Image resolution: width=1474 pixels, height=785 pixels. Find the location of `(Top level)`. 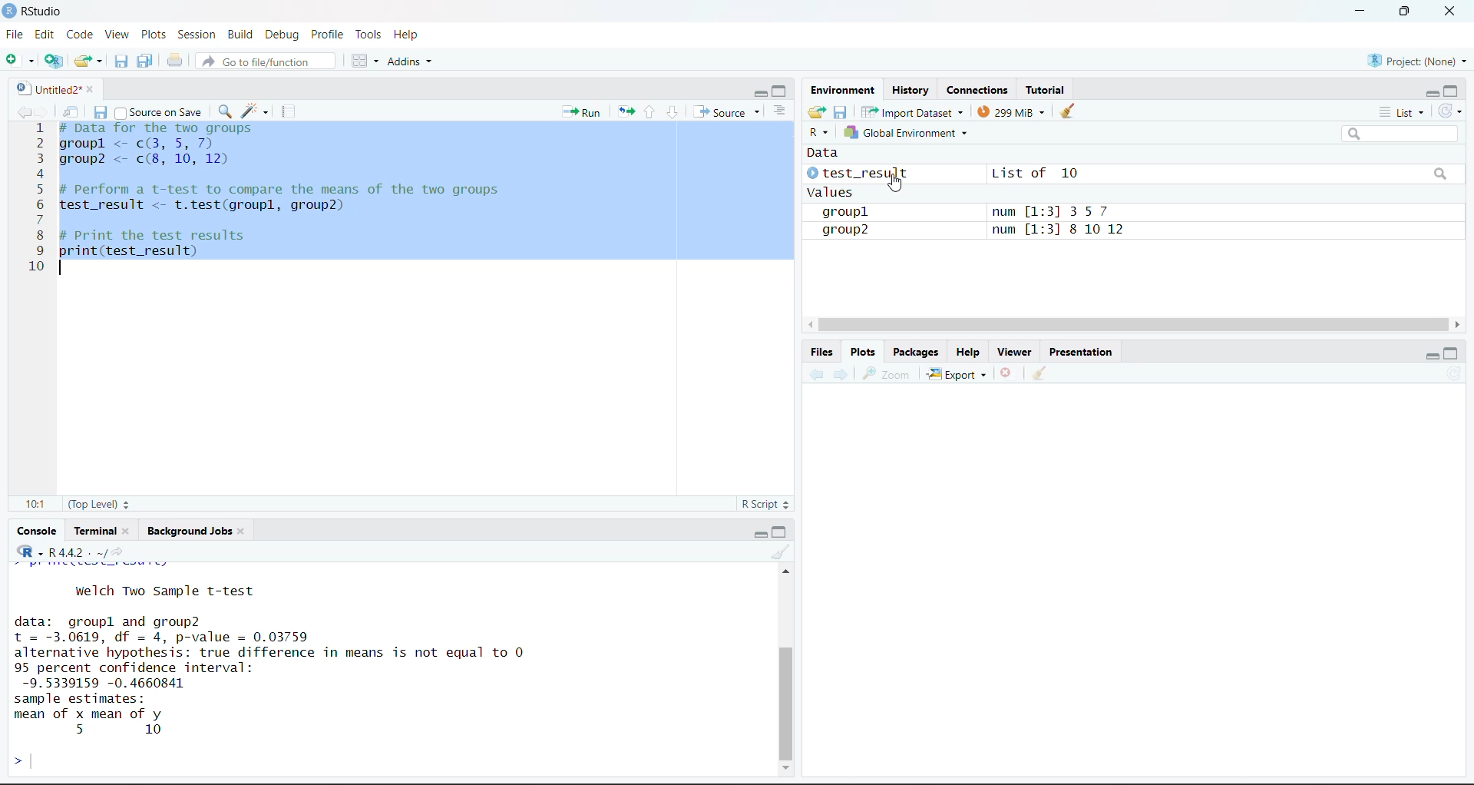

(Top level) is located at coordinates (100, 504).